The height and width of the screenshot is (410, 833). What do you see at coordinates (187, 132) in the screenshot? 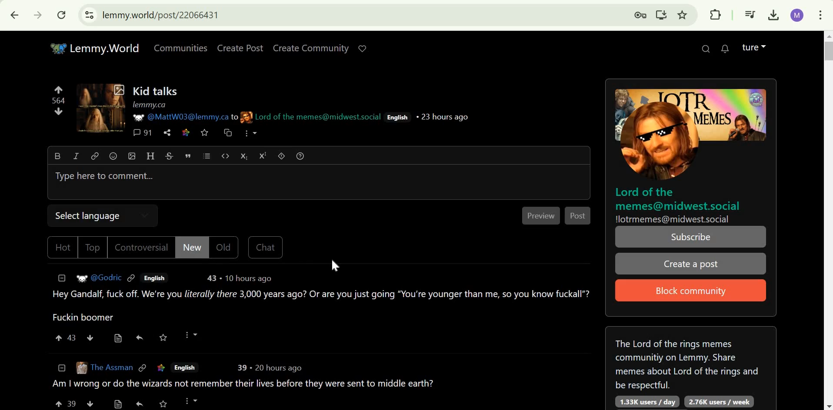
I see `link` at bounding box center [187, 132].